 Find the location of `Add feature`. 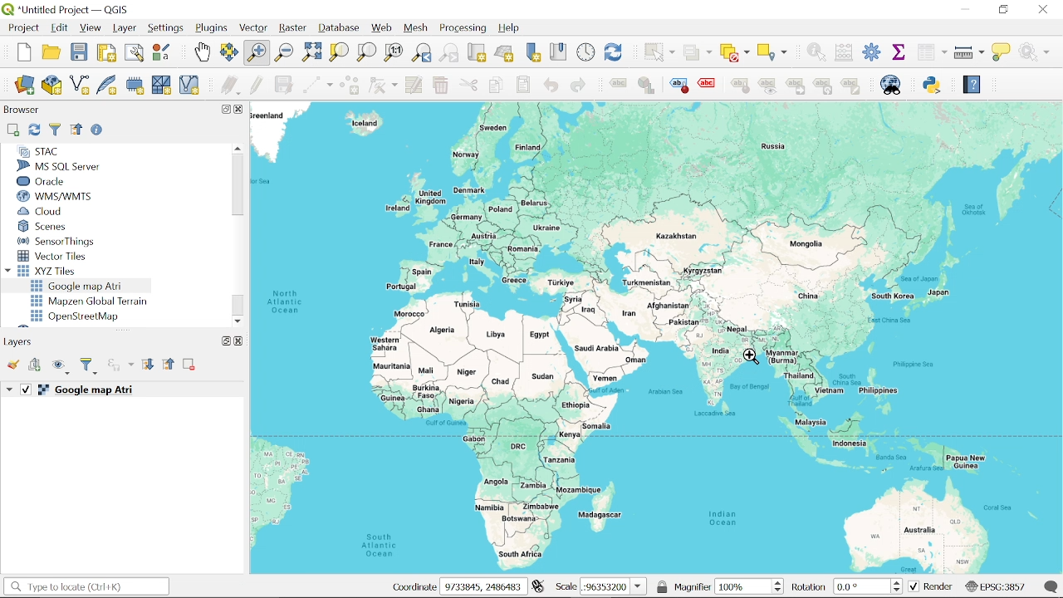

Add feature is located at coordinates (349, 86).